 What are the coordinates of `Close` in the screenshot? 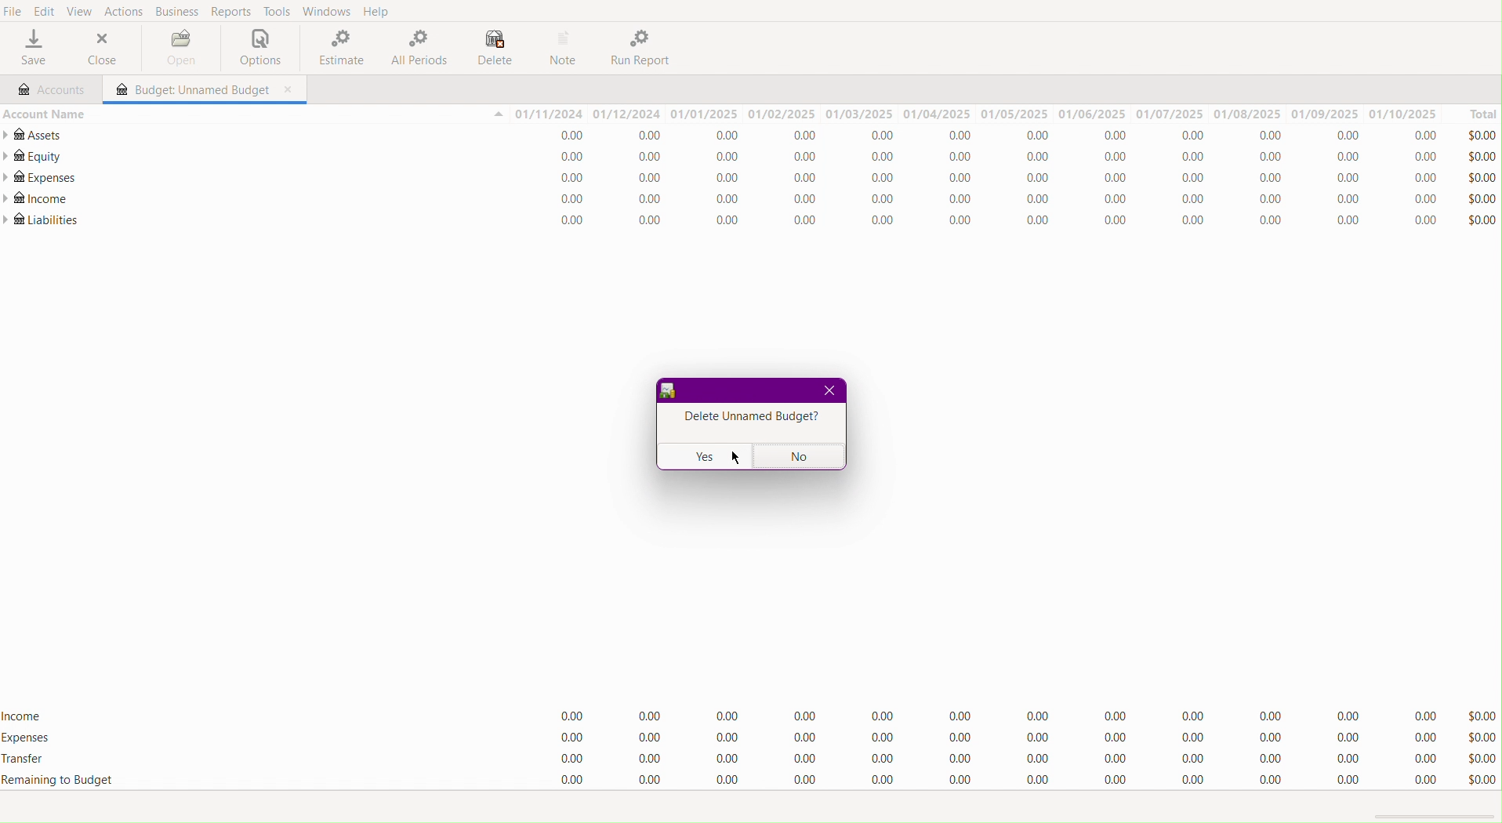 It's located at (829, 392).